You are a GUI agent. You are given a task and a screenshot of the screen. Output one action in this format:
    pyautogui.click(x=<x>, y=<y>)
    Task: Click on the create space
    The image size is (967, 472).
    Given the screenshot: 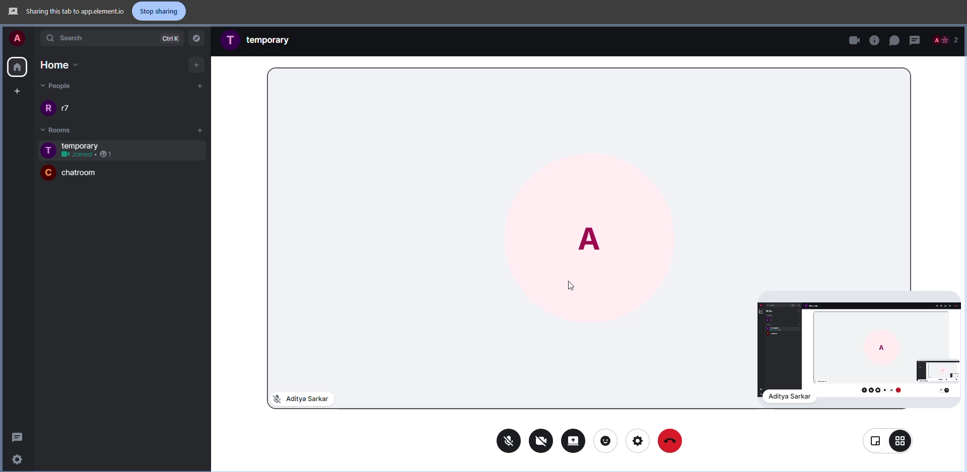 What is the action you would take?
    pyautogui.click(x=19, y=90)
    